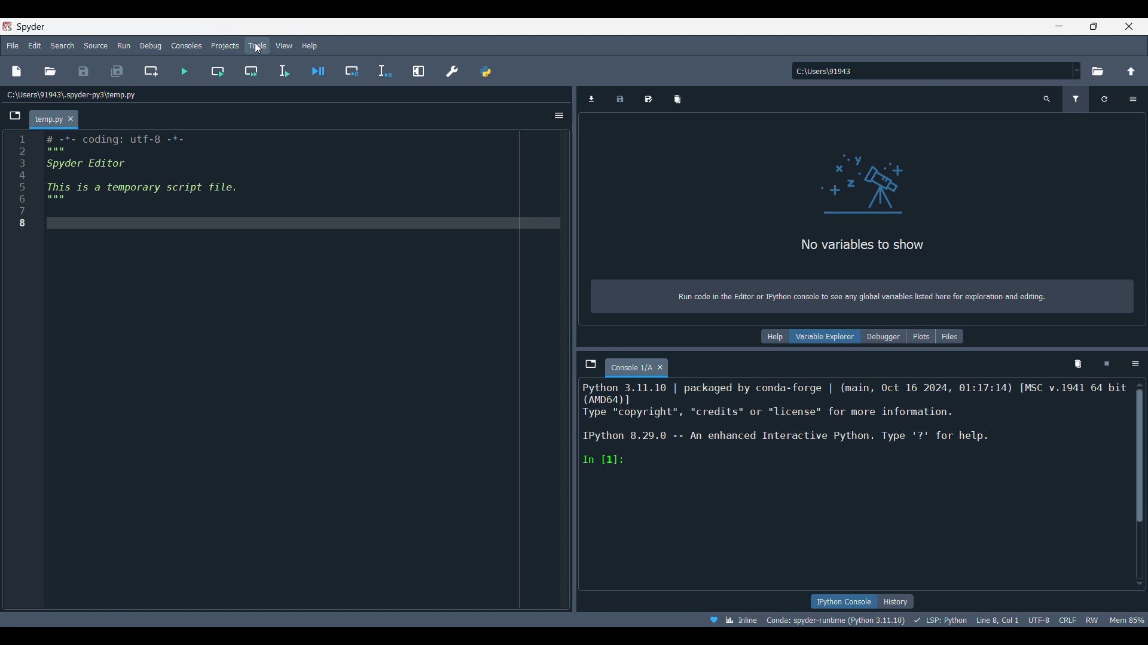 This screenshot has height=645, width=1148. I want to click on Debug cell, so click(351, 70).